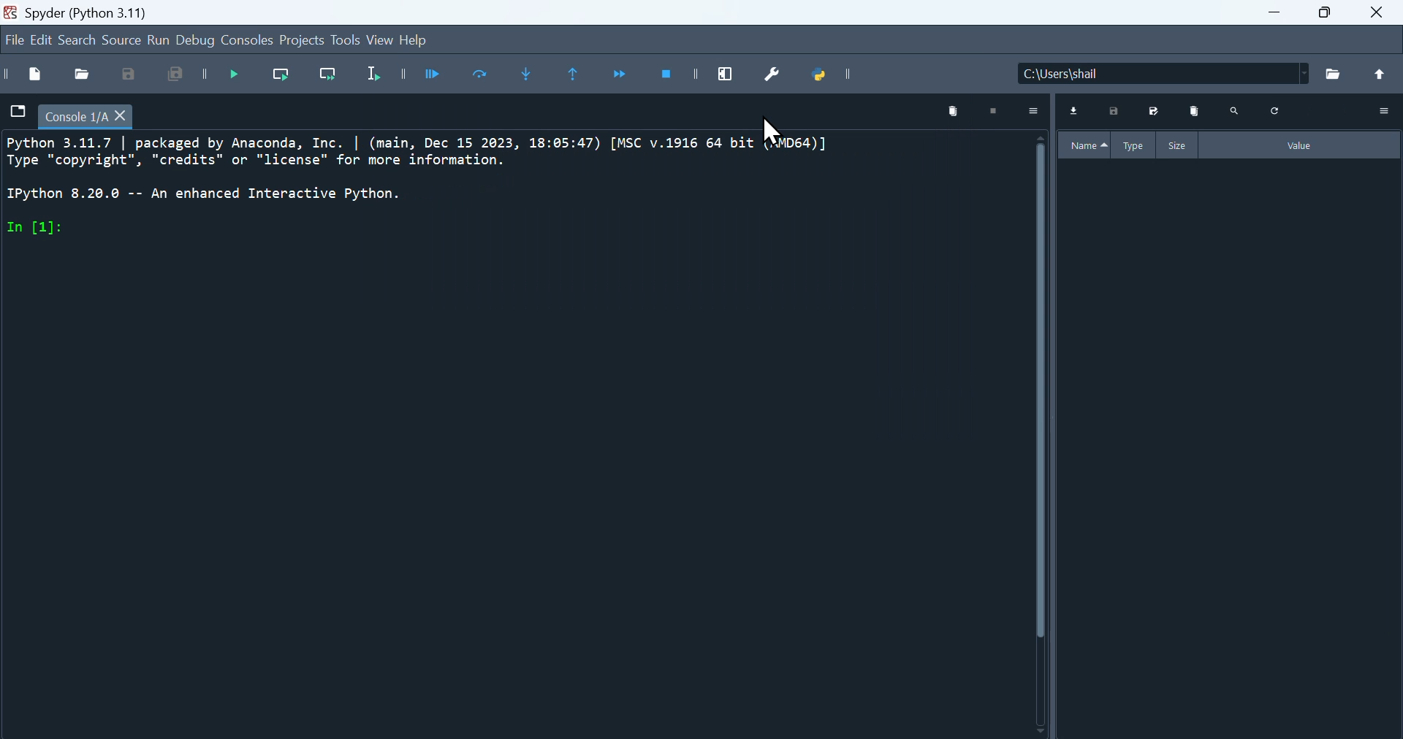 The width and height of the screenshot is (1403, 739). Describe the element at coordinates (948, 109) in the screenshot. I see `Delete panel` at that location.